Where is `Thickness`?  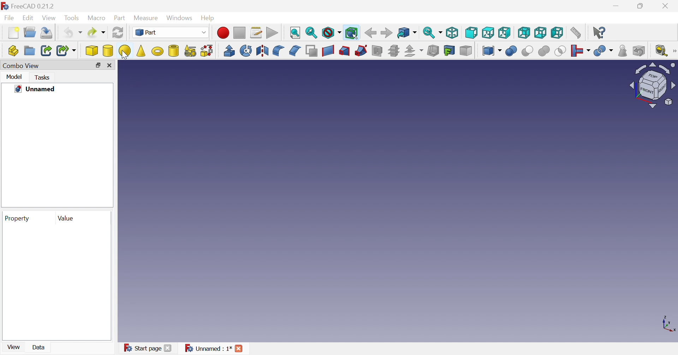
Thickness is located at coordinates (433, 51).